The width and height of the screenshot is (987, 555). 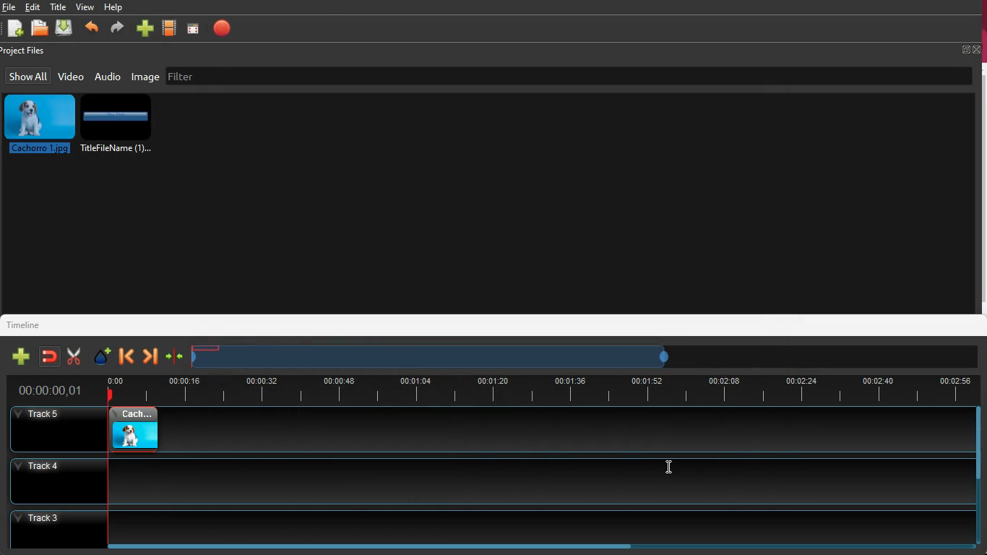 I want to click on view, so click(x=85, y=7).